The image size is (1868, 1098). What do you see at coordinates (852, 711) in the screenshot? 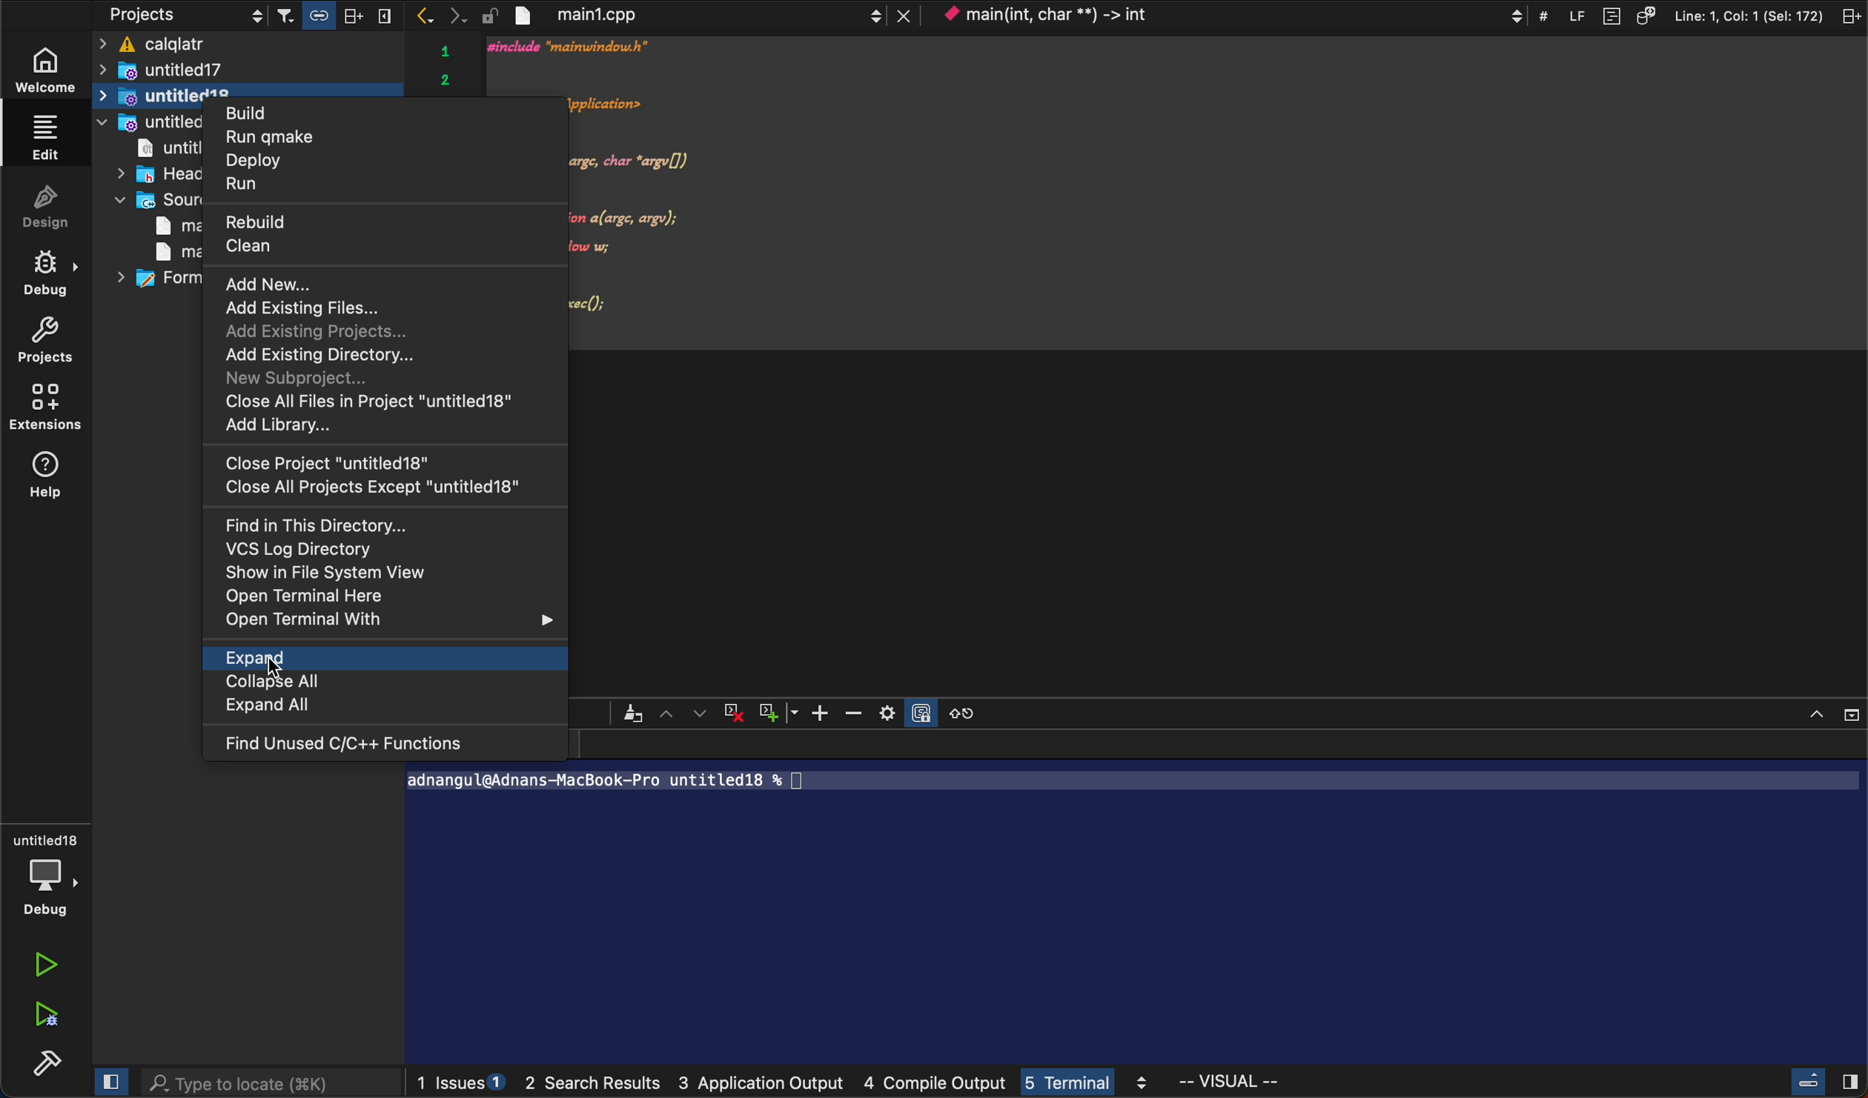
I see `zoom out` at bounding box center [852, 711].